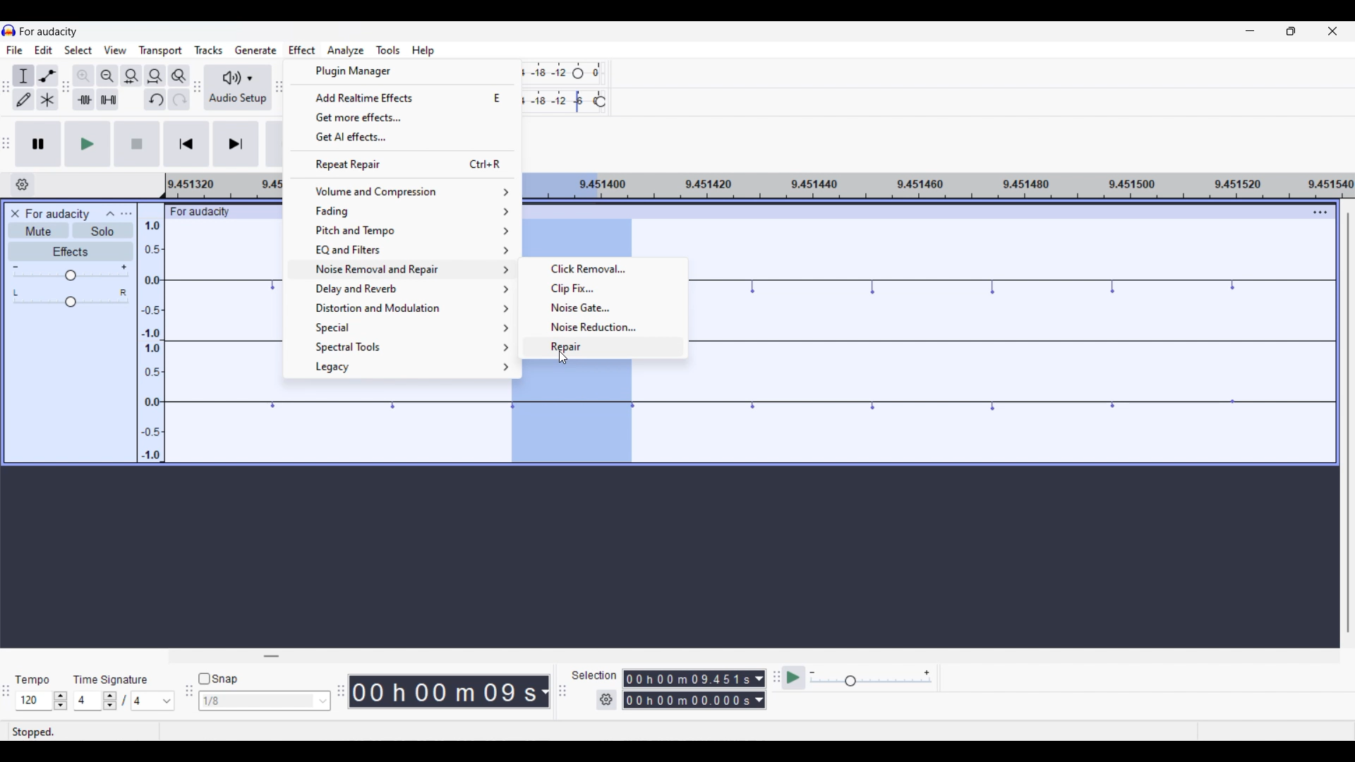 This screenshot has height=762, width=1355. I want to click on TIme selection tool bar, so click(8, 699).